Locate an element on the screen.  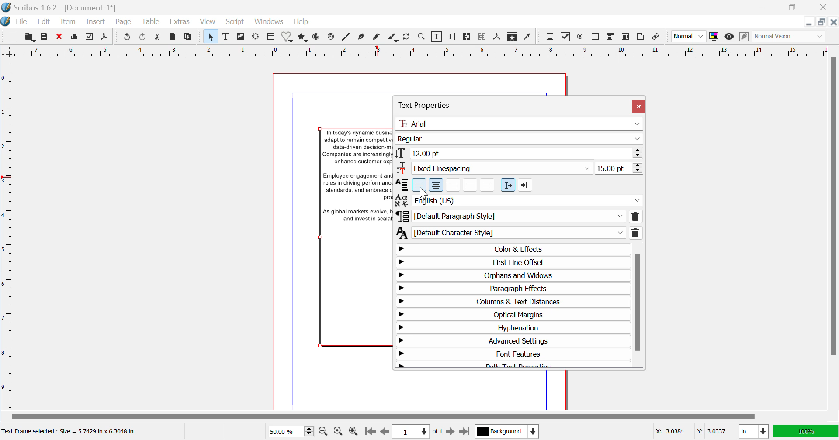
Background Text Frame Altered is located at coordinates (354, 185).